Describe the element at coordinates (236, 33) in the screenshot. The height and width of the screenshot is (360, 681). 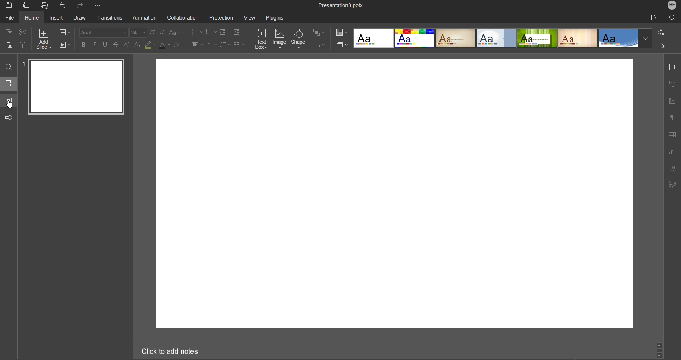
I see `Indent Options` at that location.